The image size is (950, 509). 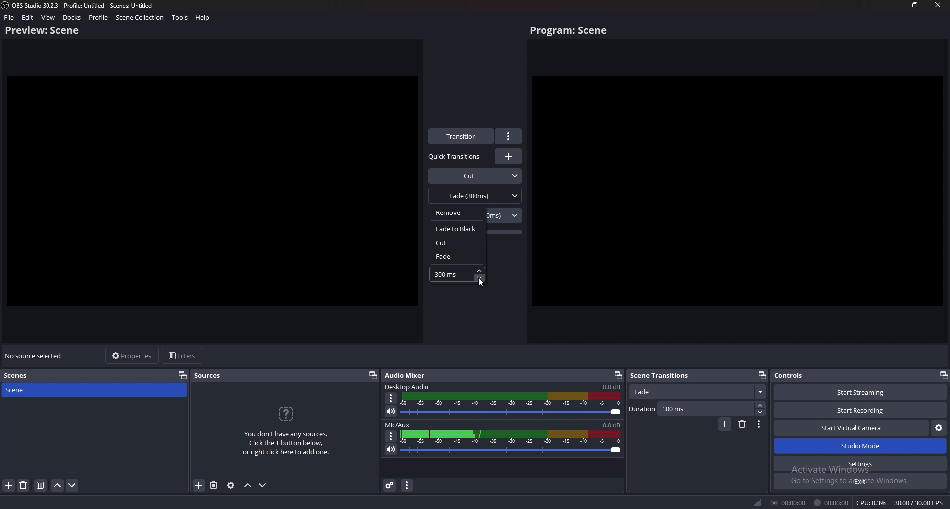 I want to click on Cut, so click(x=475, y=175).